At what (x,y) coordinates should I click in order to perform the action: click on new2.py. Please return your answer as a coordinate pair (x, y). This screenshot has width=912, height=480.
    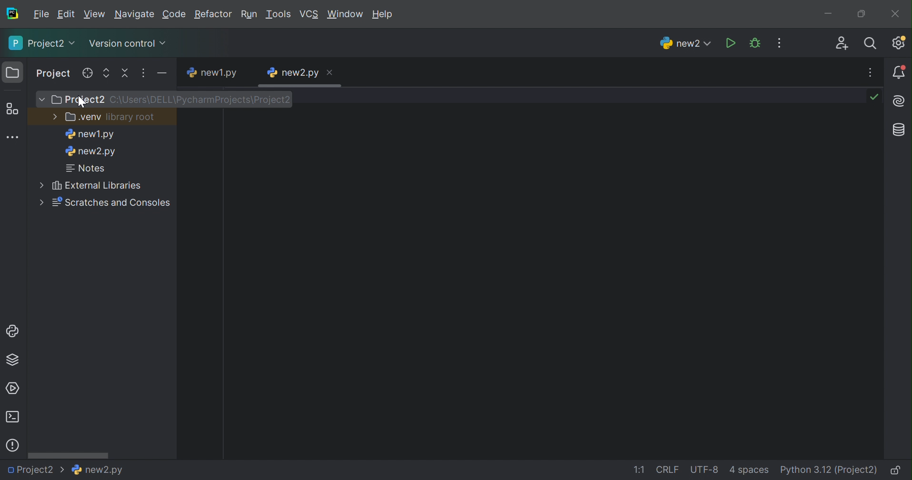
    Looking at the image, I should click on (91, 153).